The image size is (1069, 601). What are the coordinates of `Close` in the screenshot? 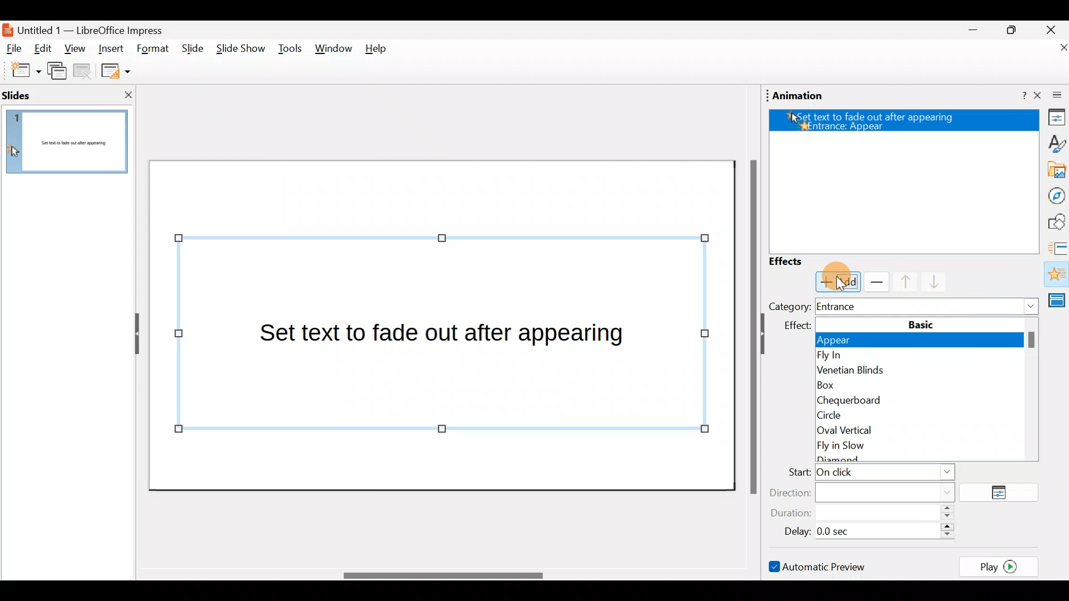 It's located at (1051, 29).